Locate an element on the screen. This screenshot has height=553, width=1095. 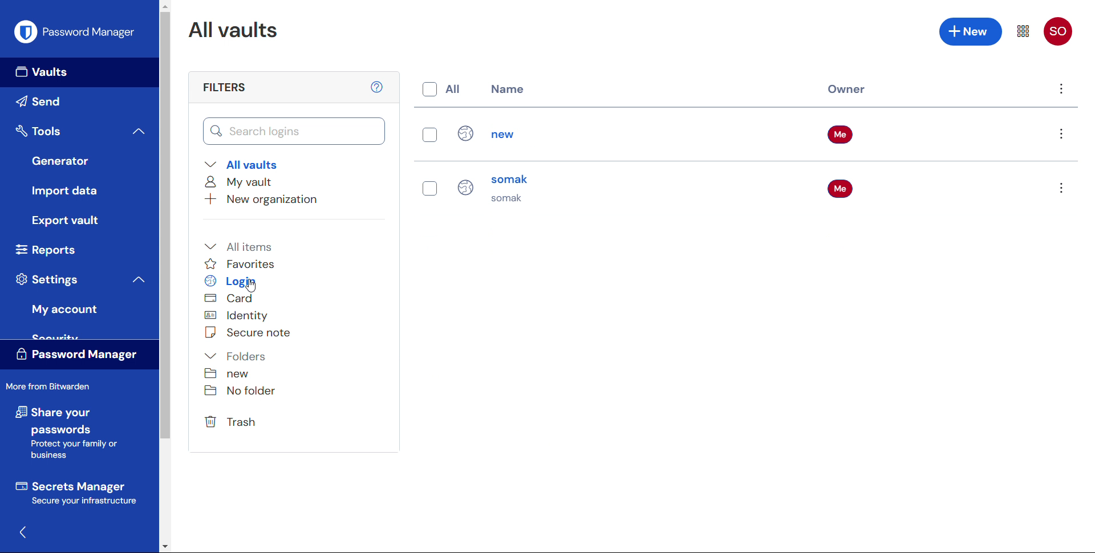
Hide sidebar  is located at coordinates (26, 534).